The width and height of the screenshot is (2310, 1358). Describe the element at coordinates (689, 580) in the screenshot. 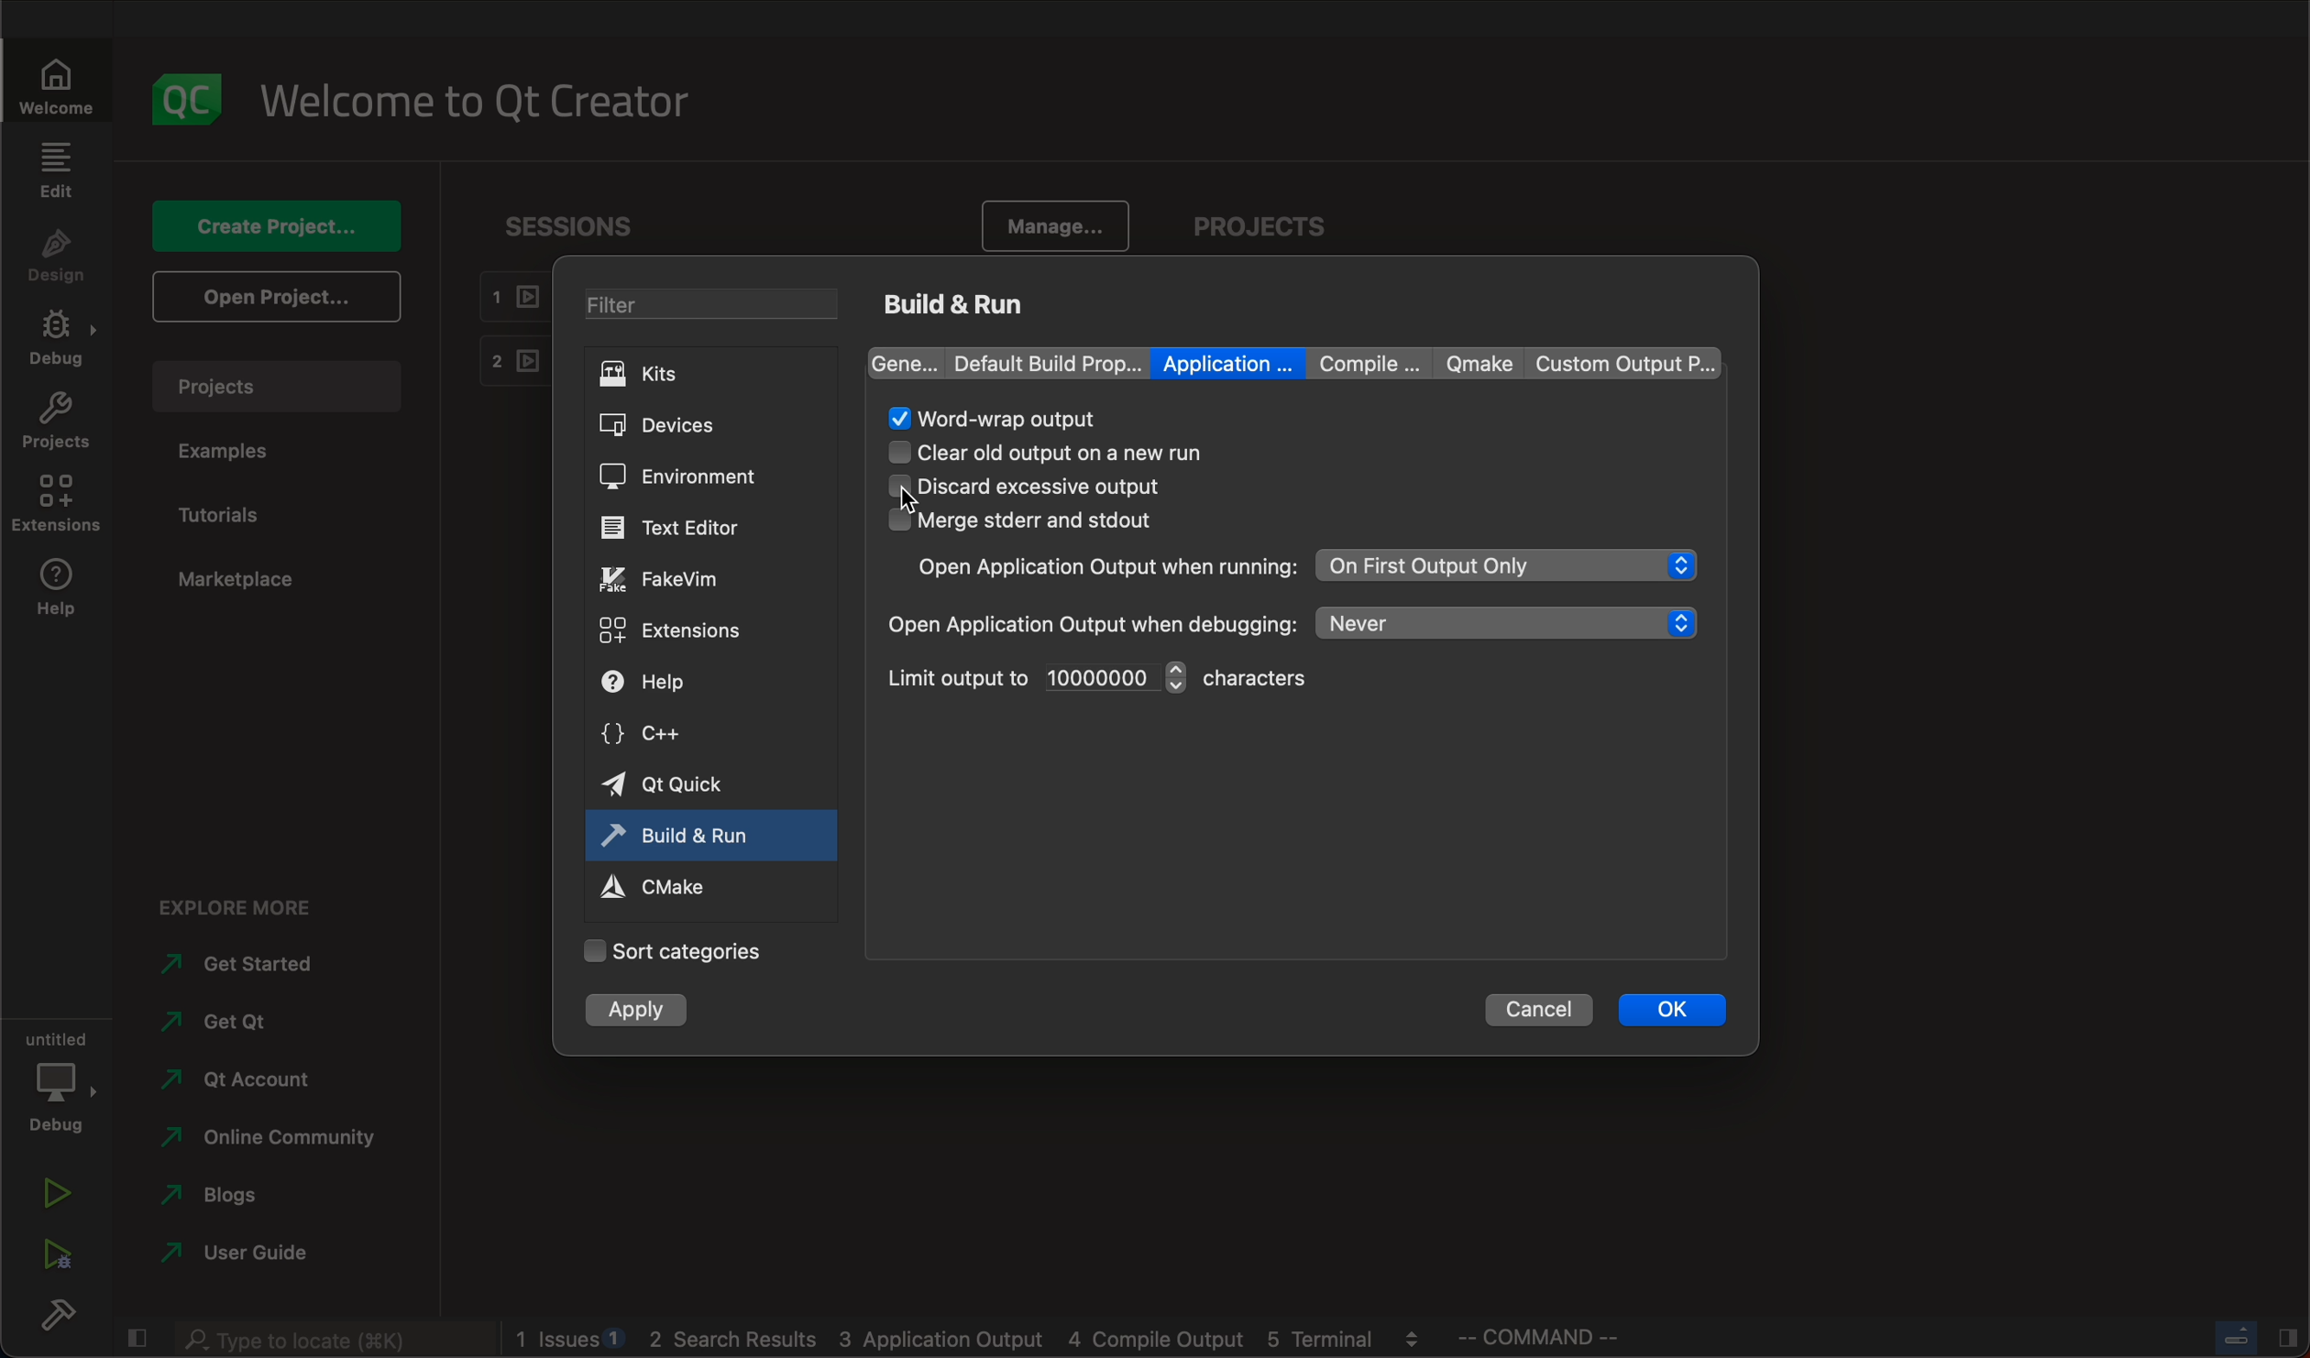

I see `fakevim` at that location.